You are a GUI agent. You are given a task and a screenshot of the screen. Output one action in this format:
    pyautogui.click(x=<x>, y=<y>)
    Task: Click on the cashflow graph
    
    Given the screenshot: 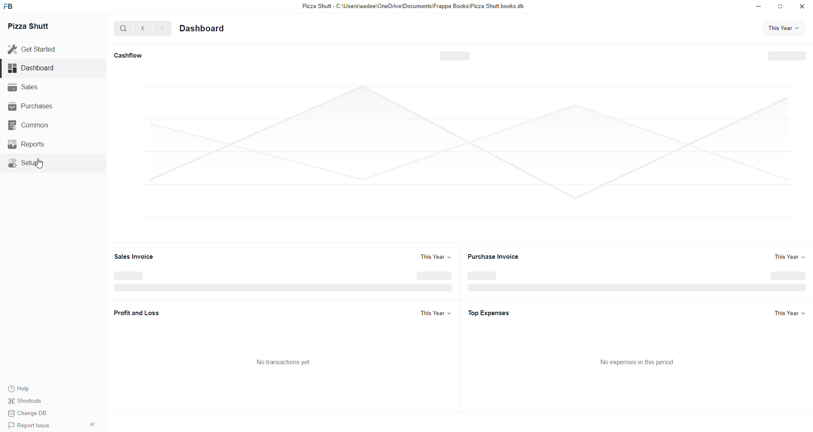 What is the action you would take?
    pyautogui.click(x=460, y=163)
    